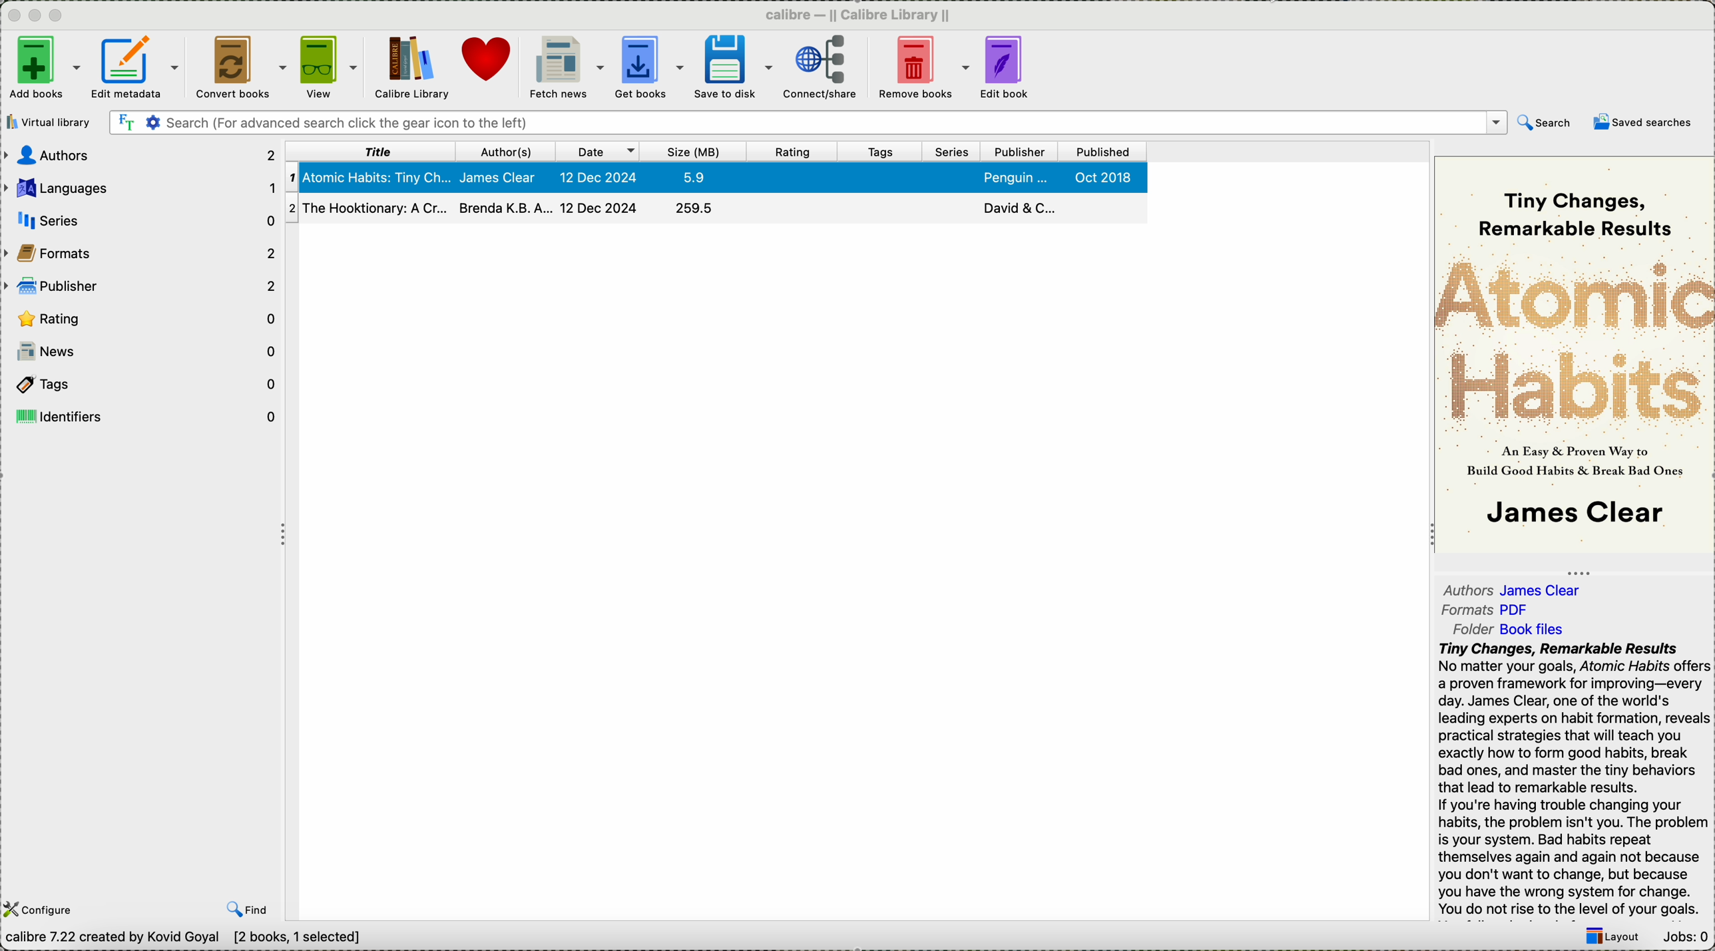  I want to click on news, so click(148, 351).